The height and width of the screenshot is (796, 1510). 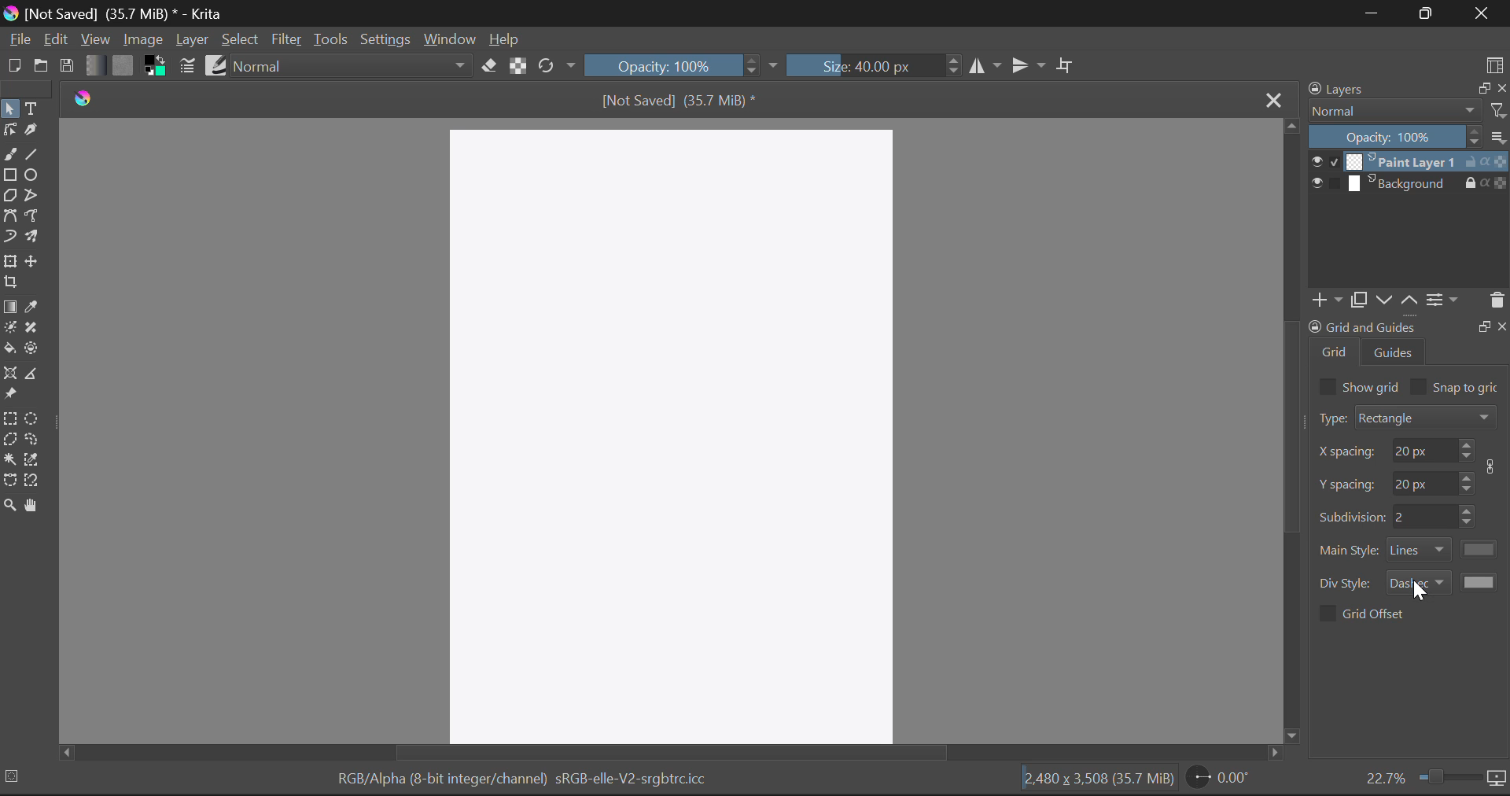 What do you see at coordinates (9, 350) in the screenshot?
I see `Fill` at bounding box center [9, 350].